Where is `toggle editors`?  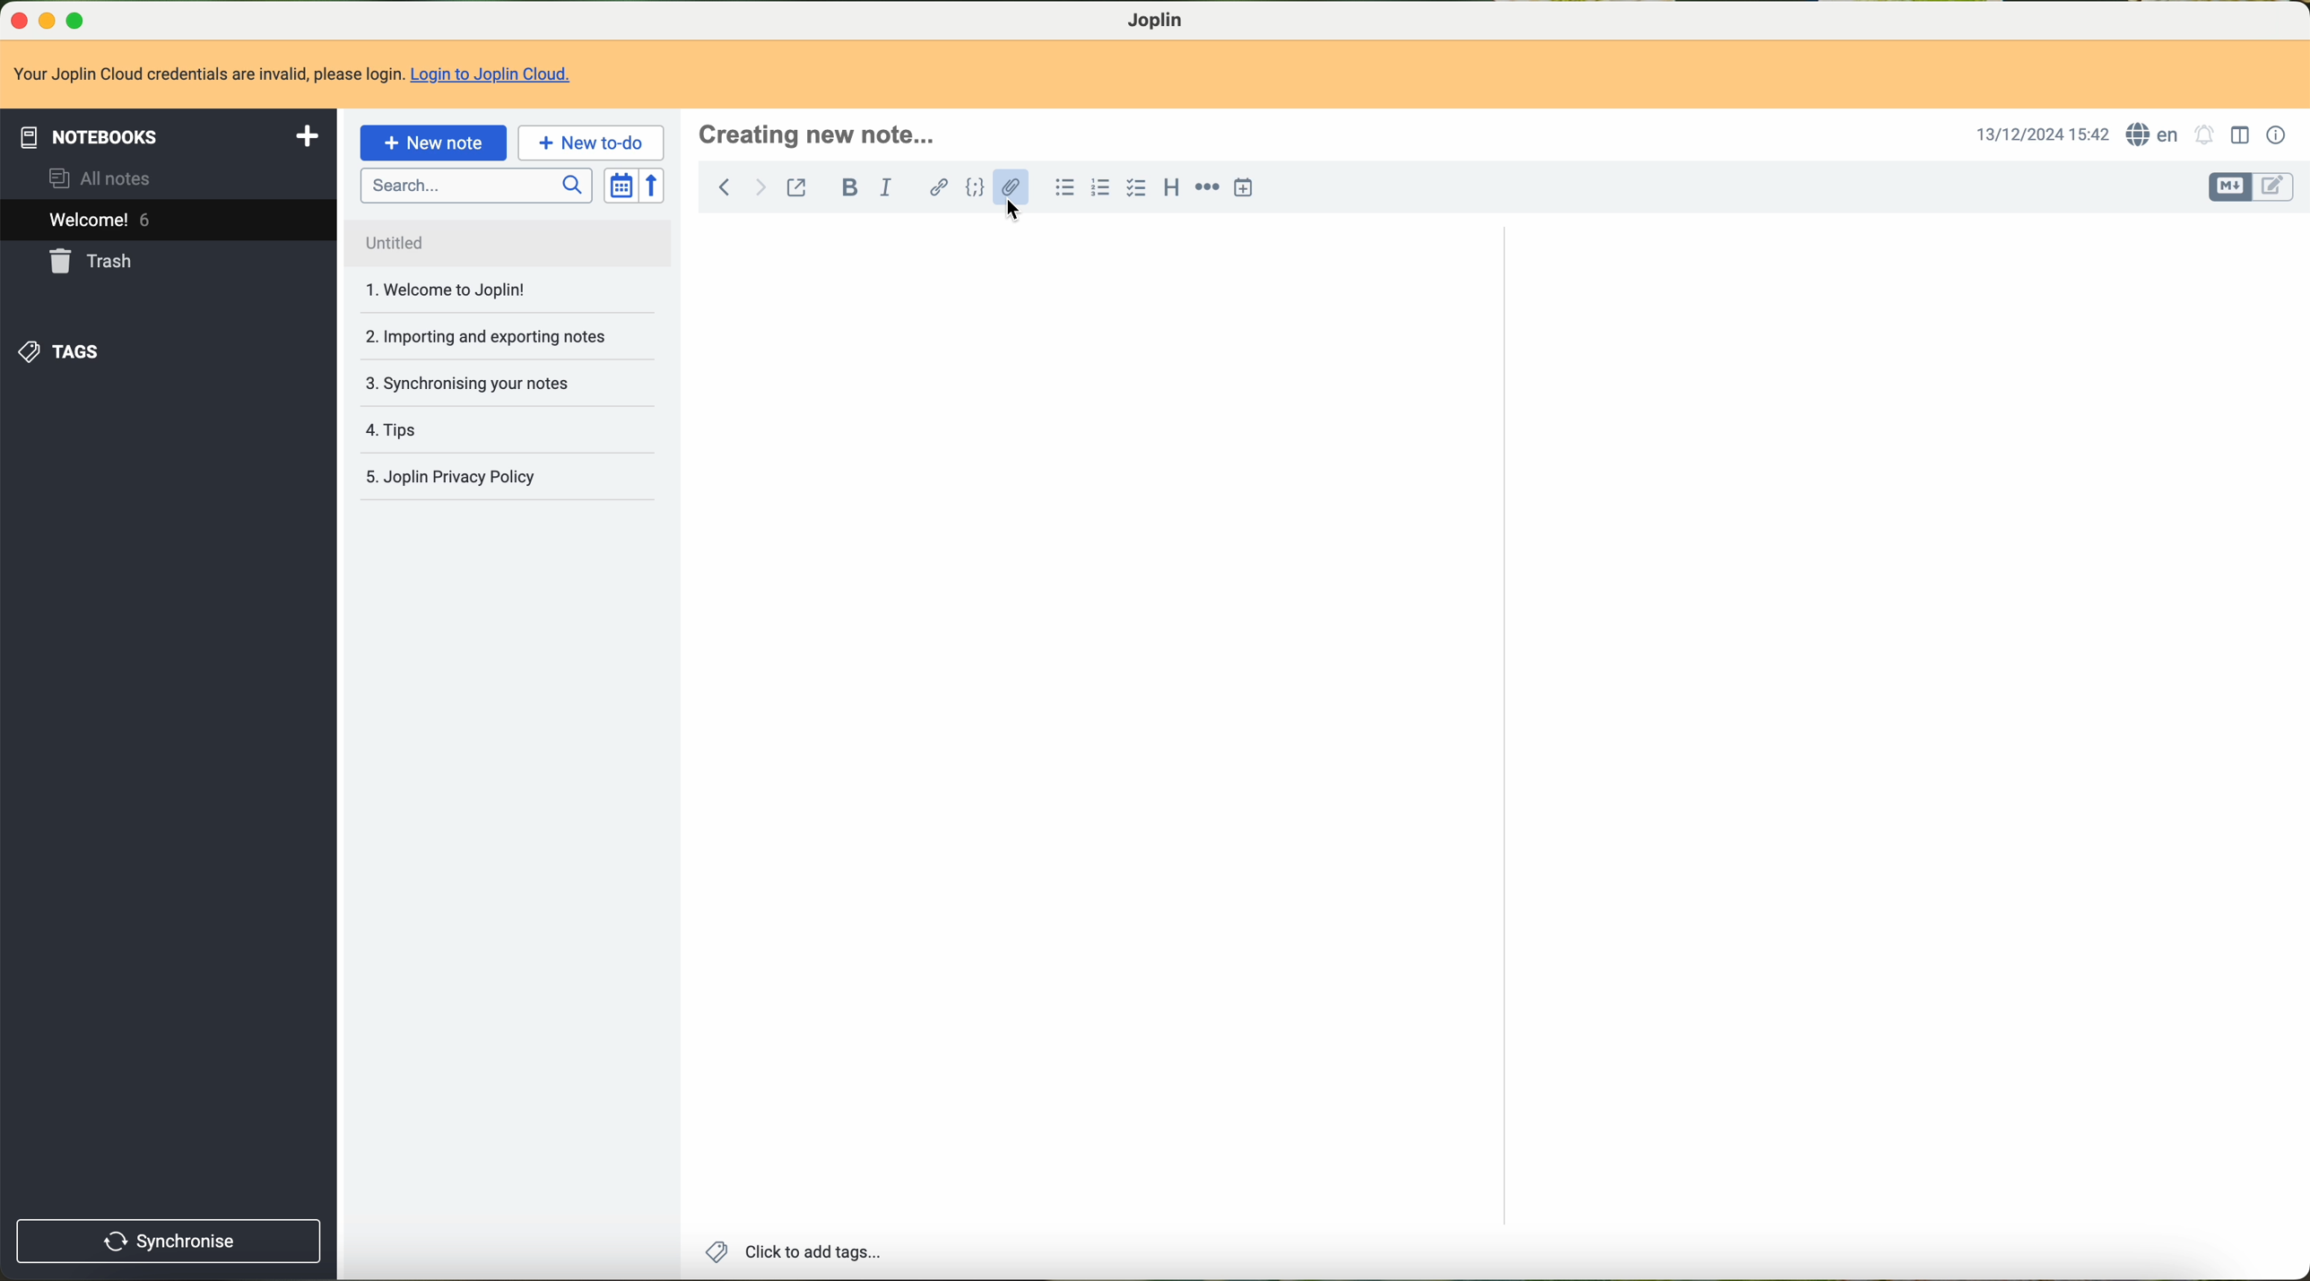
toggle editors is located at coordinates (2277, 189).